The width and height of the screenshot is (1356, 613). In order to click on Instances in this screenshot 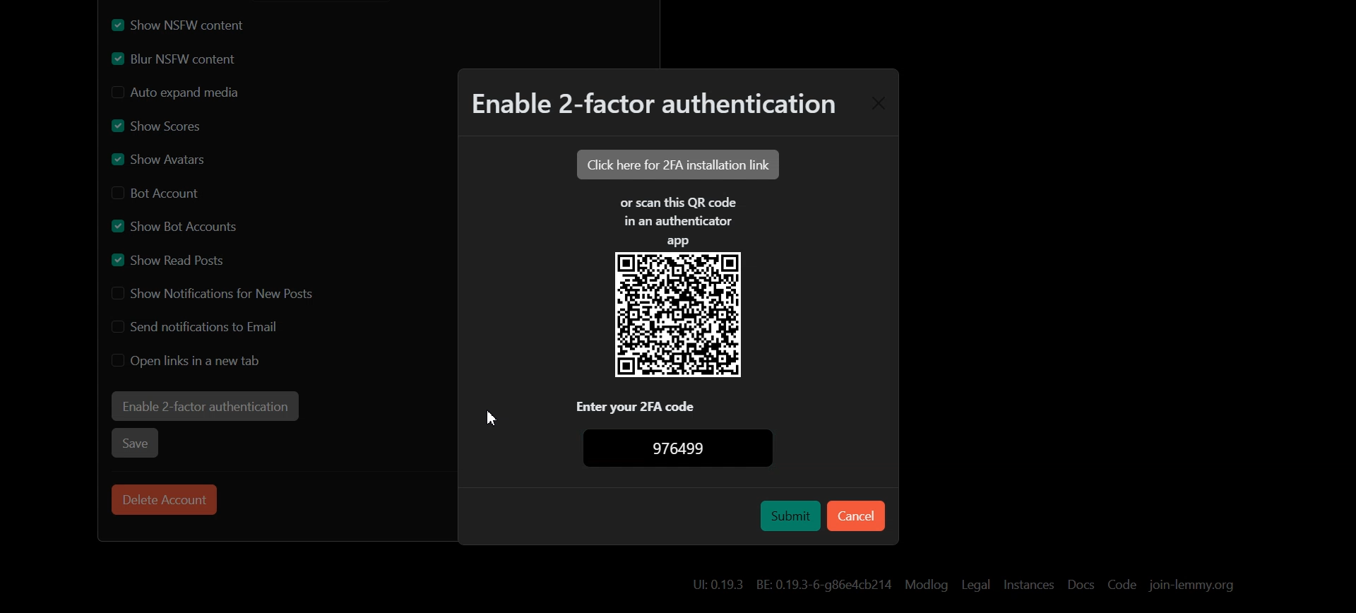, I will do `click(1029, 585)`.